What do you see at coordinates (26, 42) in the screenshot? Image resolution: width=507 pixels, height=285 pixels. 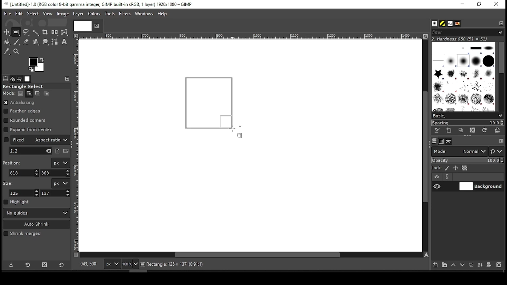 I see `eraser tool` at bounding box center [26, 42].